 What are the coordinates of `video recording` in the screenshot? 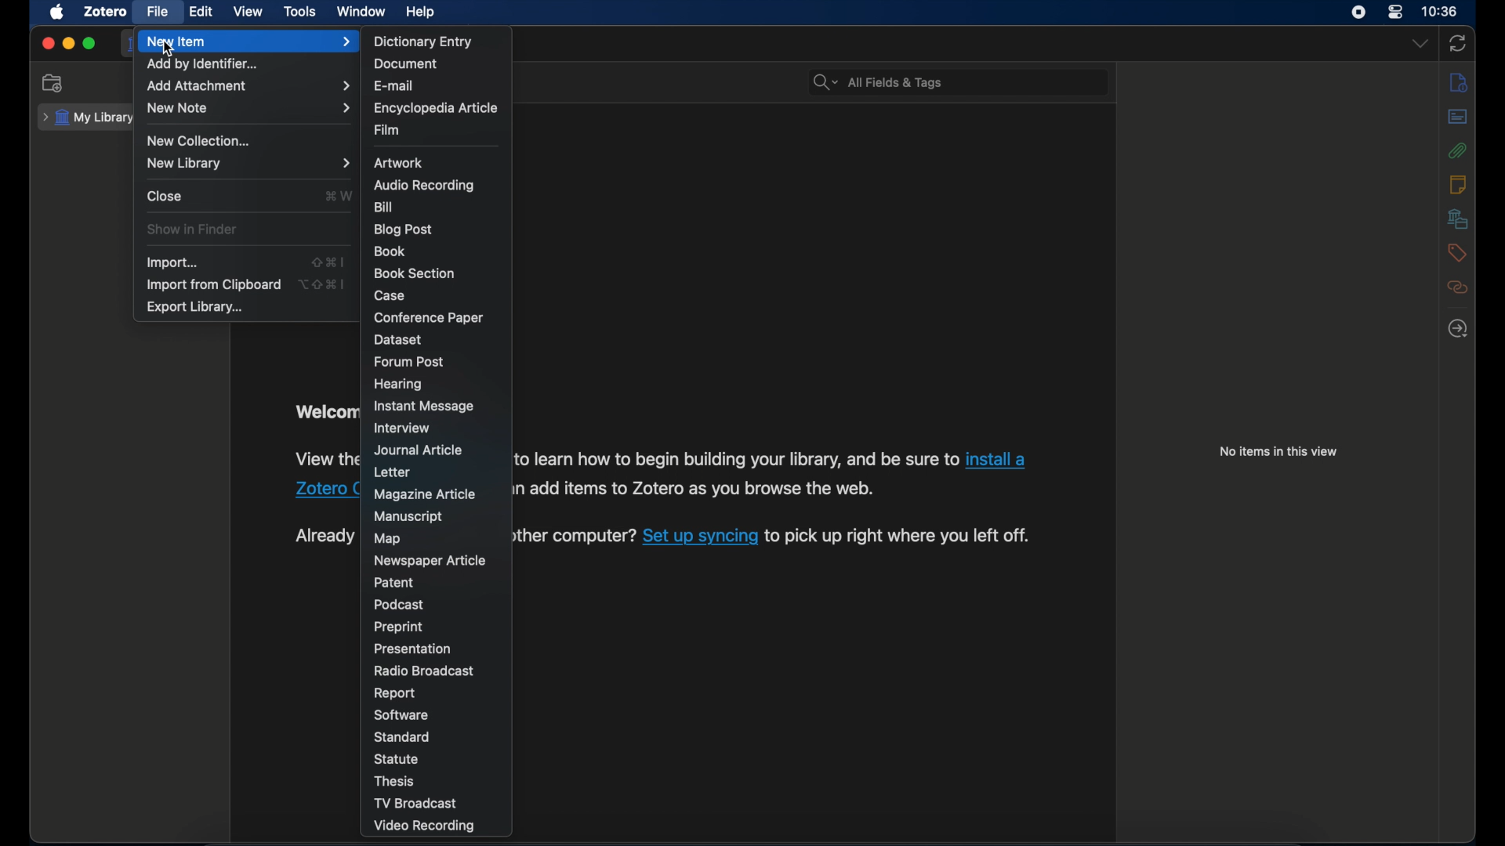 It's located at (427, 827).